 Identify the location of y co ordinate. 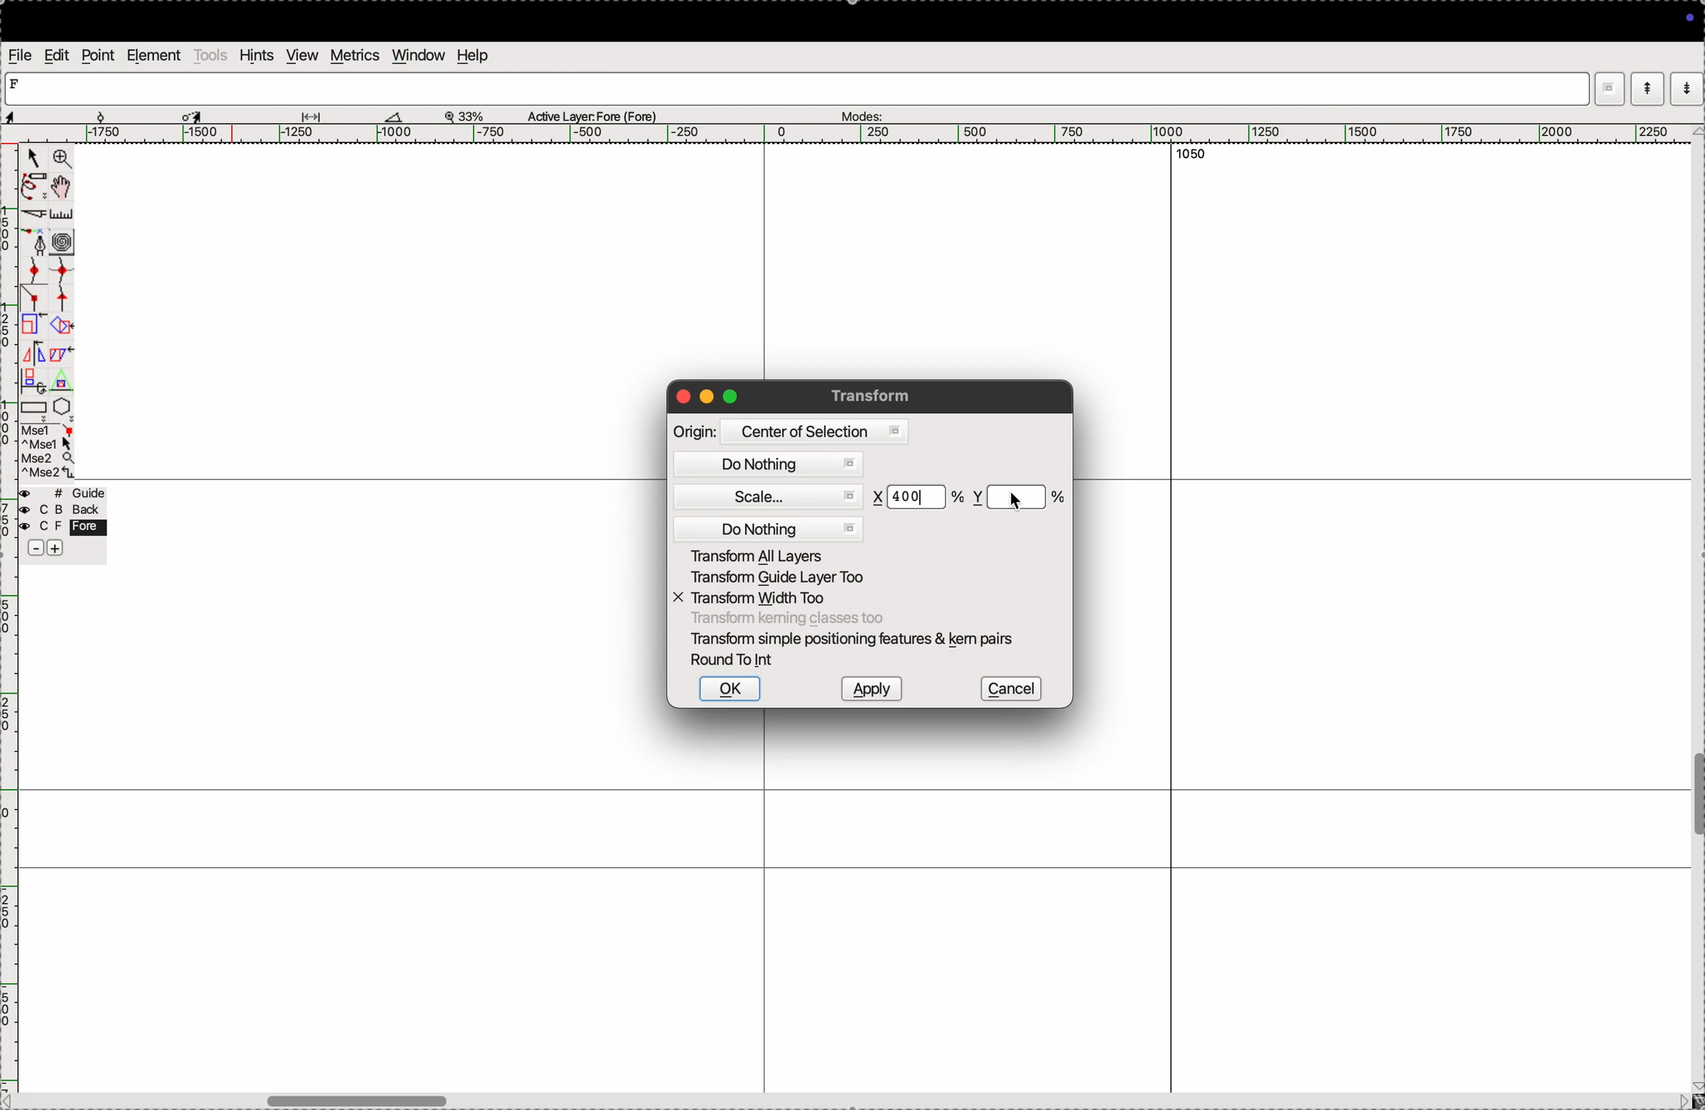
(978, 497).